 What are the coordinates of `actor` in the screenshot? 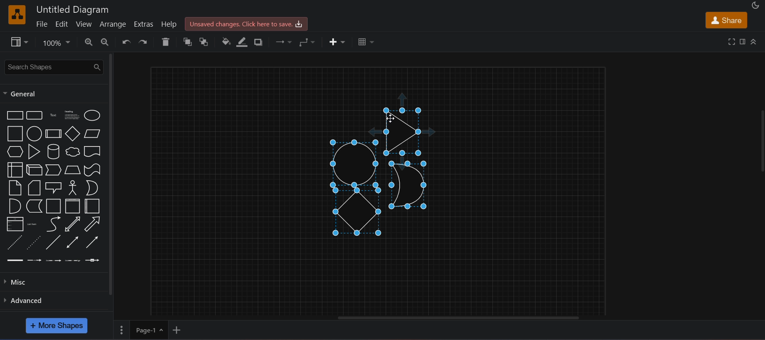 It's located at (73, 188).